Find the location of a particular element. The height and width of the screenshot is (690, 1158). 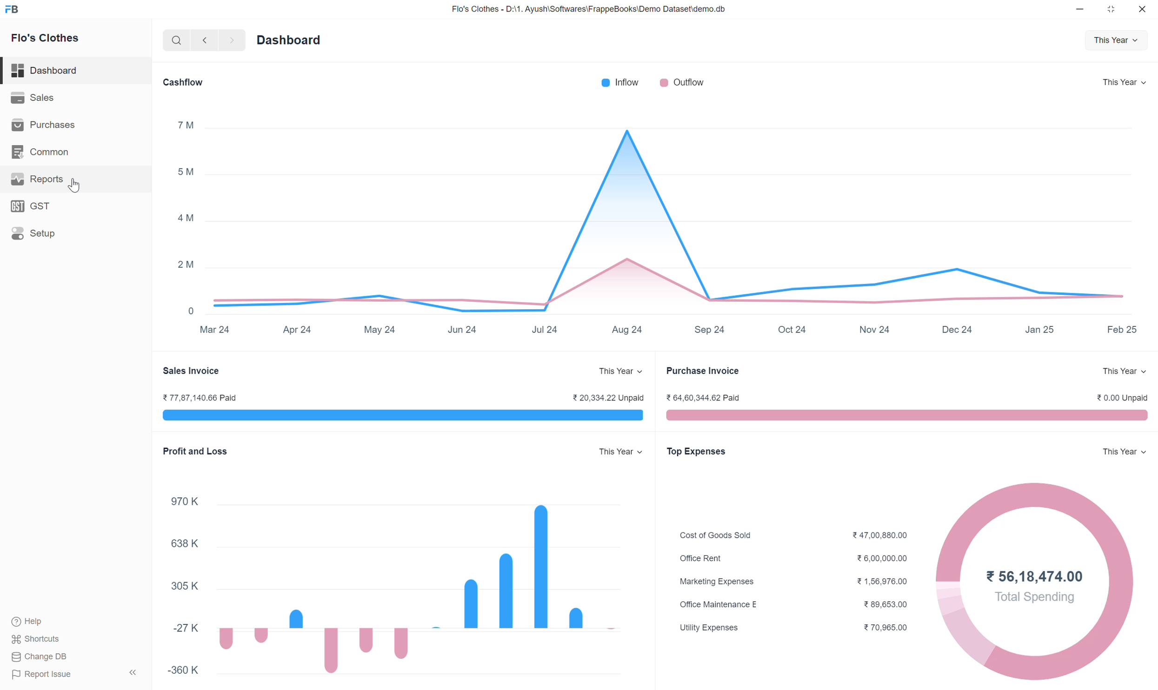

This Year is located at coordinates (1125, 455).